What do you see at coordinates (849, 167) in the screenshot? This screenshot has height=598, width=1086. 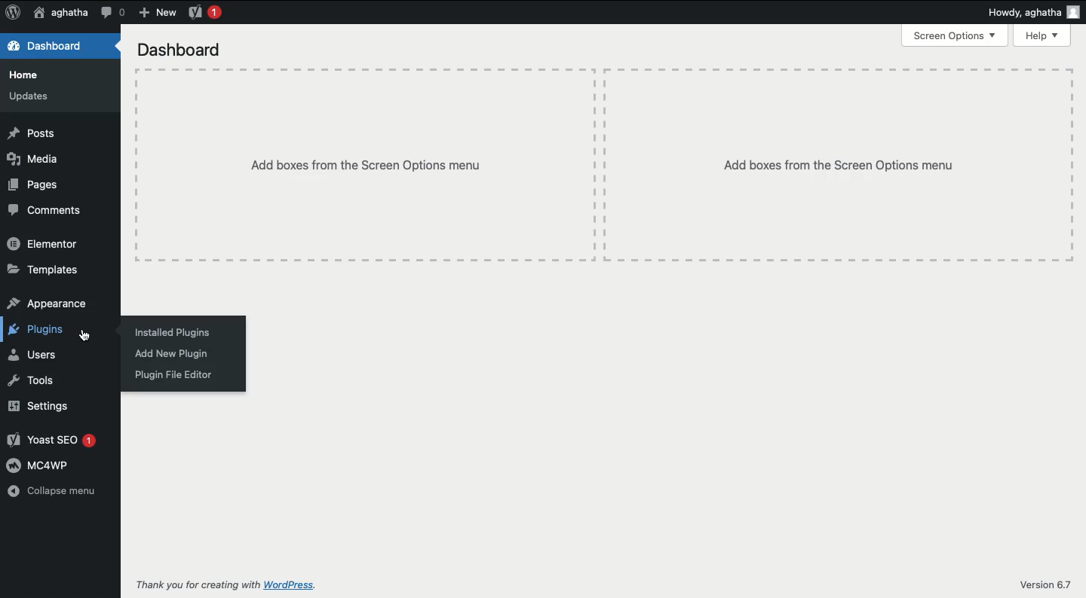 I see `Add boxes from the Screen Options menu` at bounding box center [849, 167].